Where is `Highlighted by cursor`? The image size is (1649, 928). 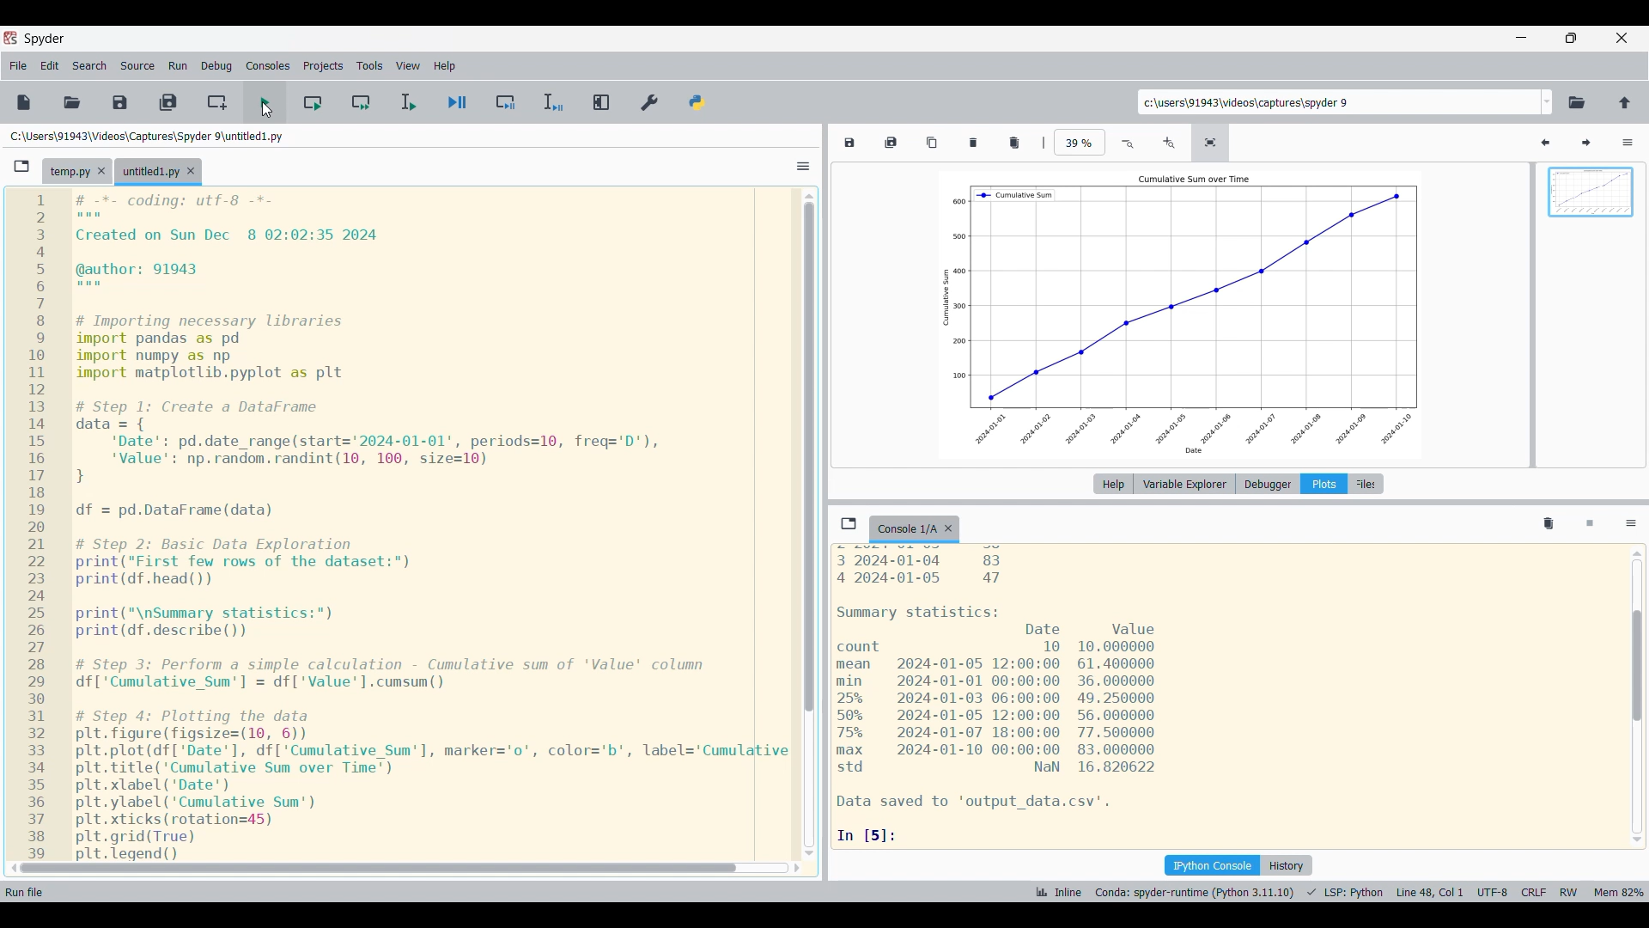
Highlighted by cursor is located at coordinates (265, 98).